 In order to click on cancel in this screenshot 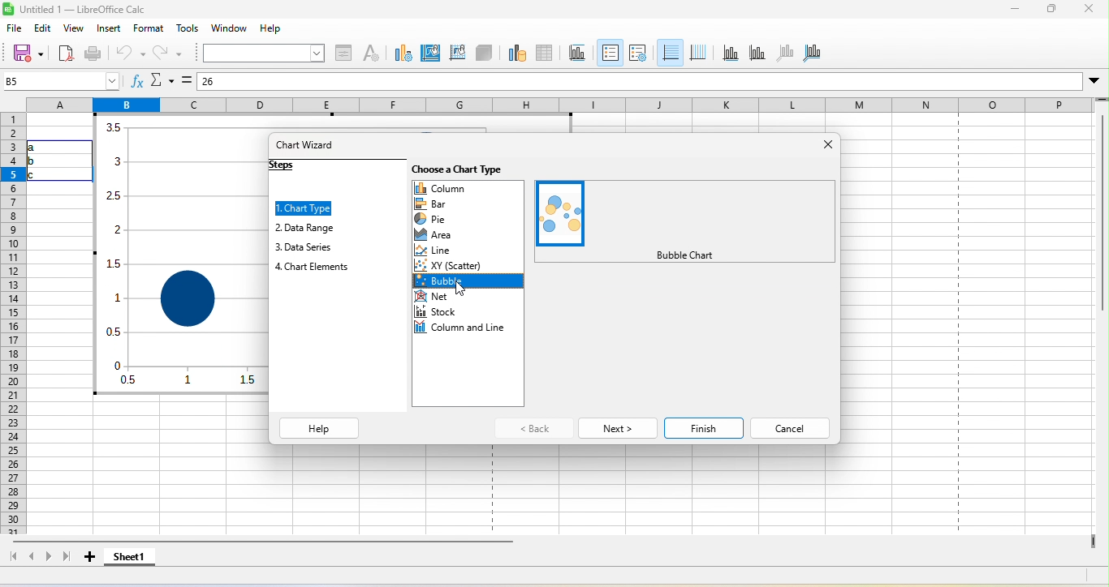, I will do `click(792, 425)`.